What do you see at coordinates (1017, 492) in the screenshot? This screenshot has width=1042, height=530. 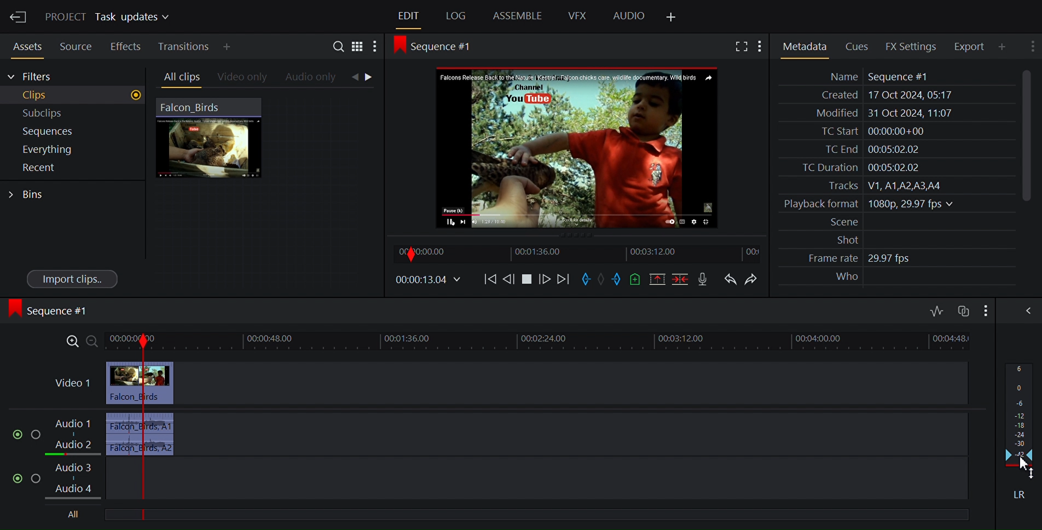 I see `LR` at bounding box center [1017, 492].